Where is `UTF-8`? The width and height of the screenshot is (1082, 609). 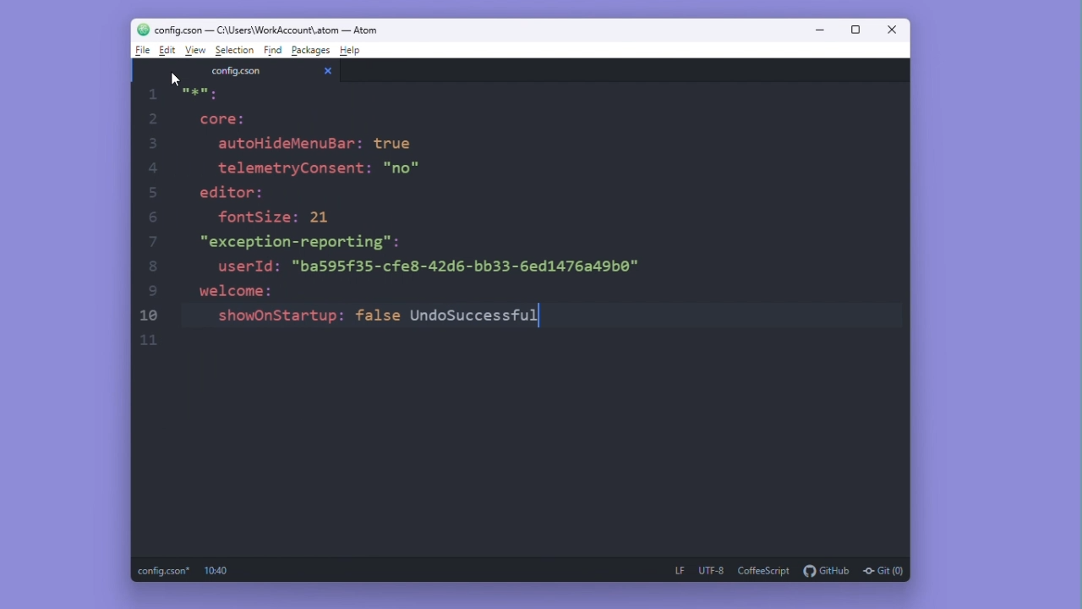 UTF-8 is located at coordinates (711, 571).